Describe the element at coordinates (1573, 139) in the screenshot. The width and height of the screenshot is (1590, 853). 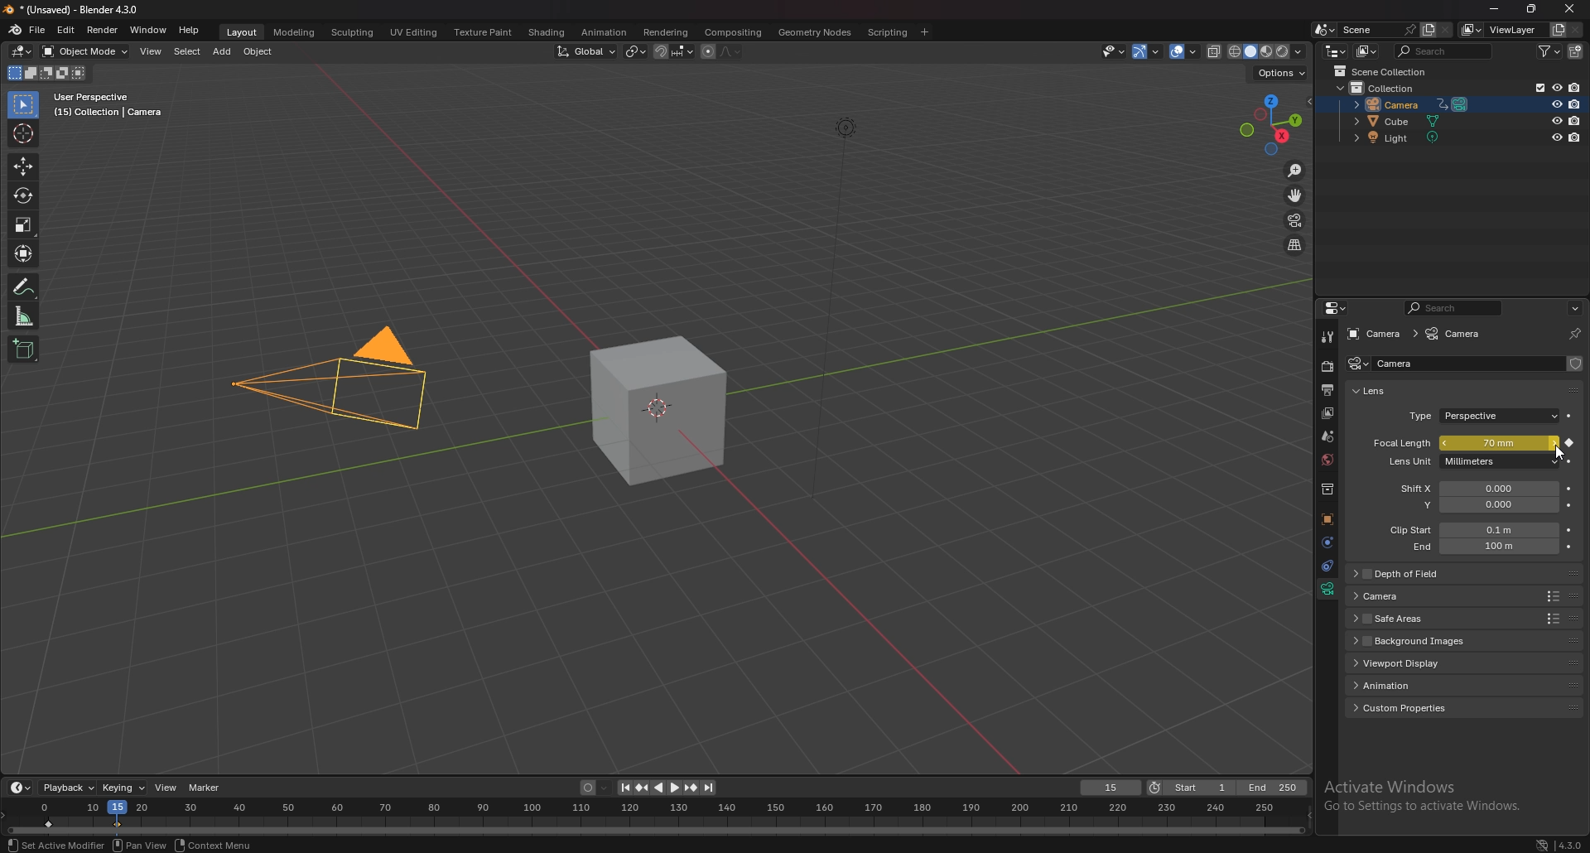
I see `disable in renders` at that location.